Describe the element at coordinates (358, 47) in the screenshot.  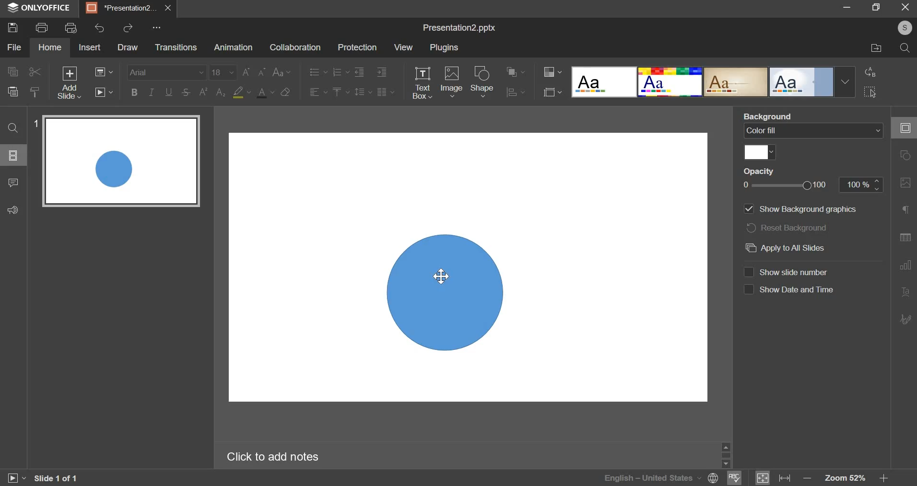
I see `protection` at that location.